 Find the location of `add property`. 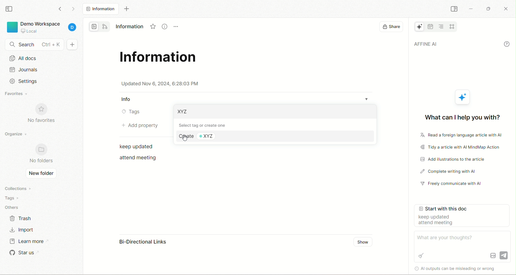

add property is located at coordinates (139, 125).